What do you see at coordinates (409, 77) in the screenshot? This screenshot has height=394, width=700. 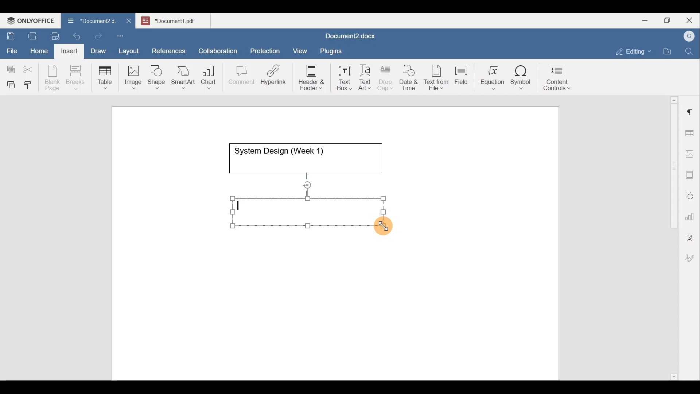 I see `Date & time` at bounding box center [409, 77].